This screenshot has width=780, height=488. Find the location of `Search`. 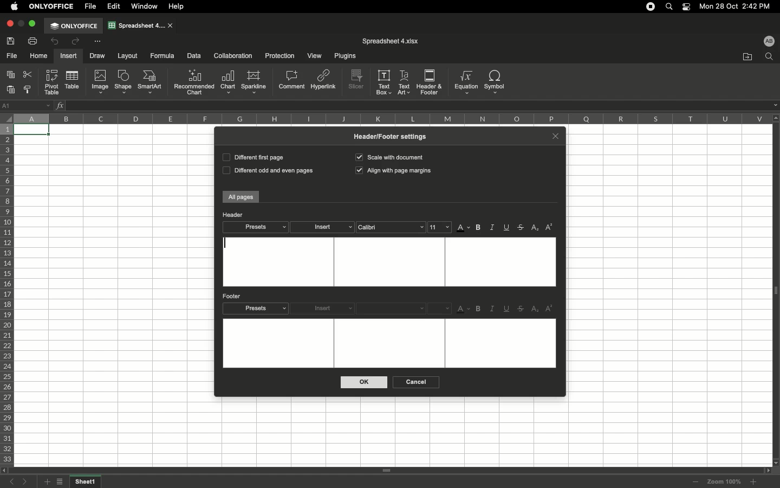

Search is located at coordinates (671, 6).